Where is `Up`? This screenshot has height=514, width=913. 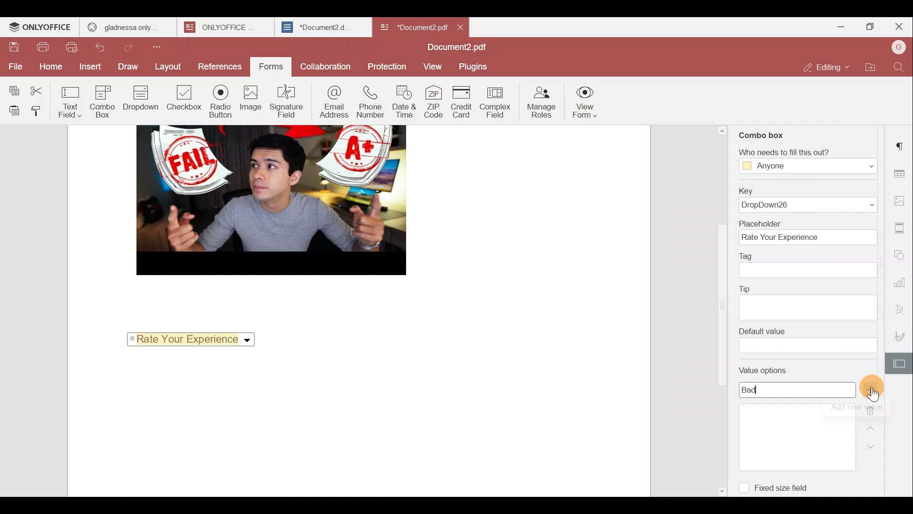 Up is located at coordinates (871, 431).